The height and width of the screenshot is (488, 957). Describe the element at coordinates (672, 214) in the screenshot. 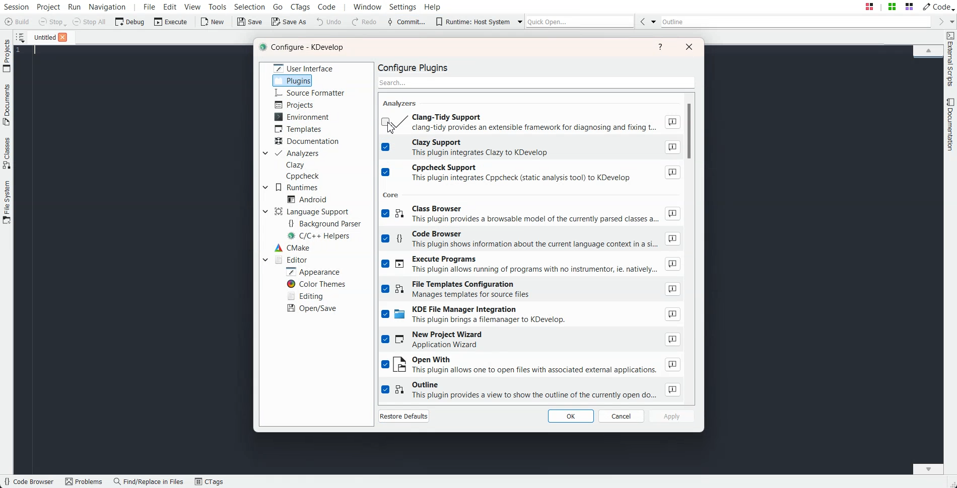

I see `About` at that location.